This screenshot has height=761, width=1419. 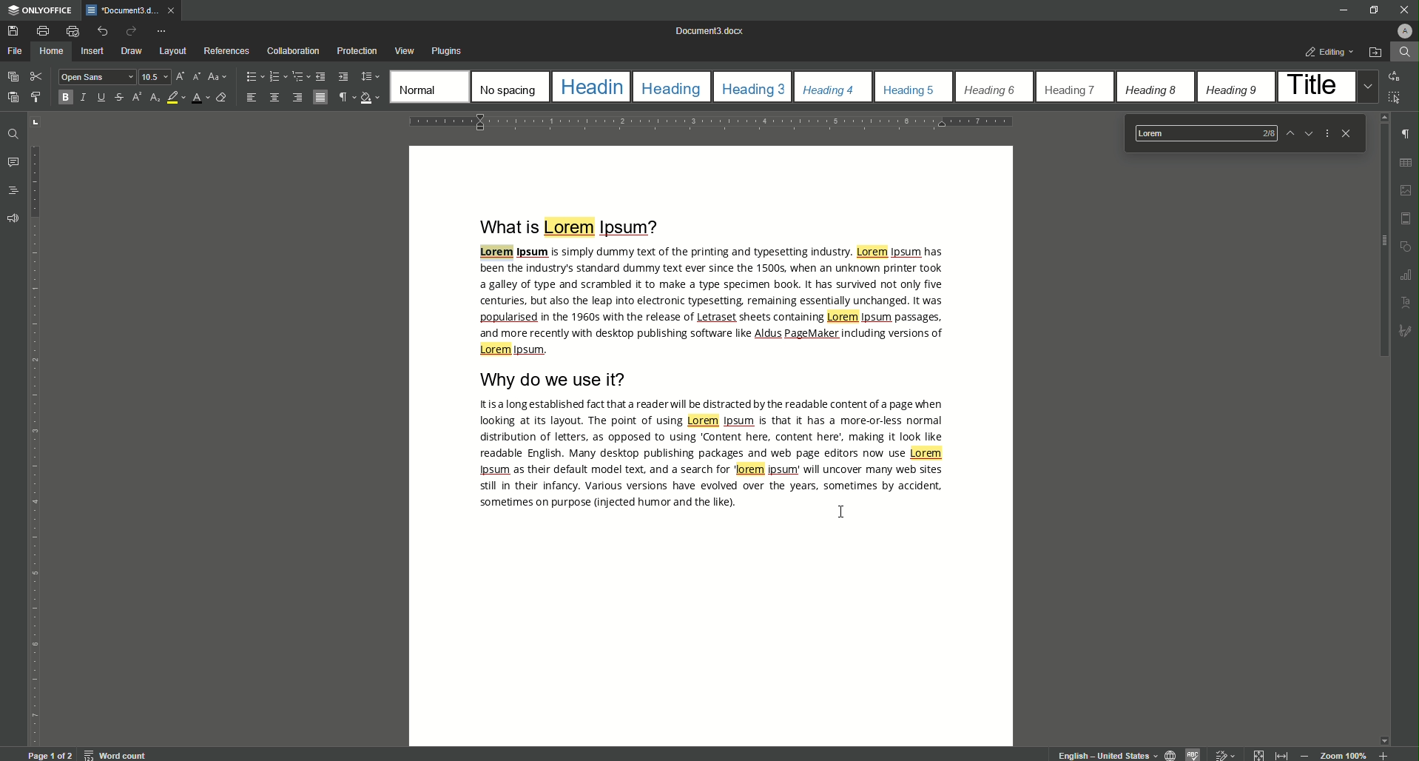 What do you see at coordinates (1343, 755) in the screenshot?
I see `Zoom 100%` at bounding box center [1343, 755].